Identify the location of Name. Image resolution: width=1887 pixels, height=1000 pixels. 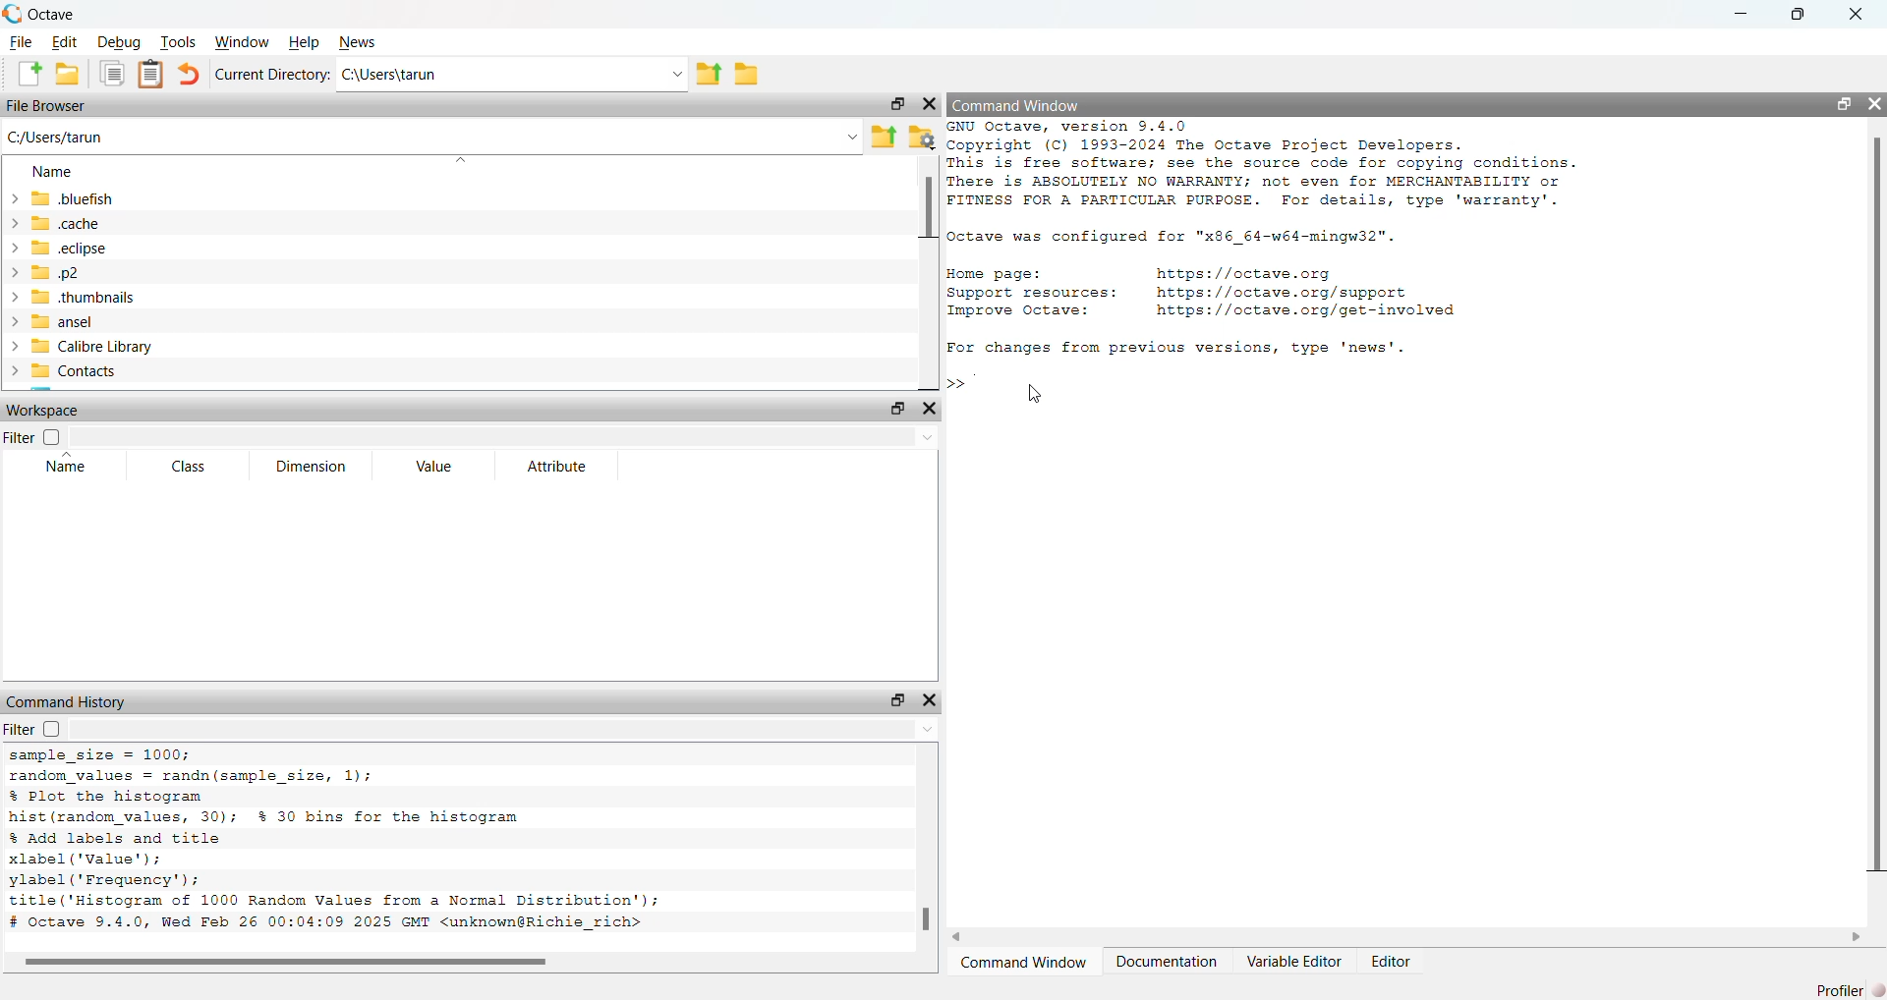
(51, 172).